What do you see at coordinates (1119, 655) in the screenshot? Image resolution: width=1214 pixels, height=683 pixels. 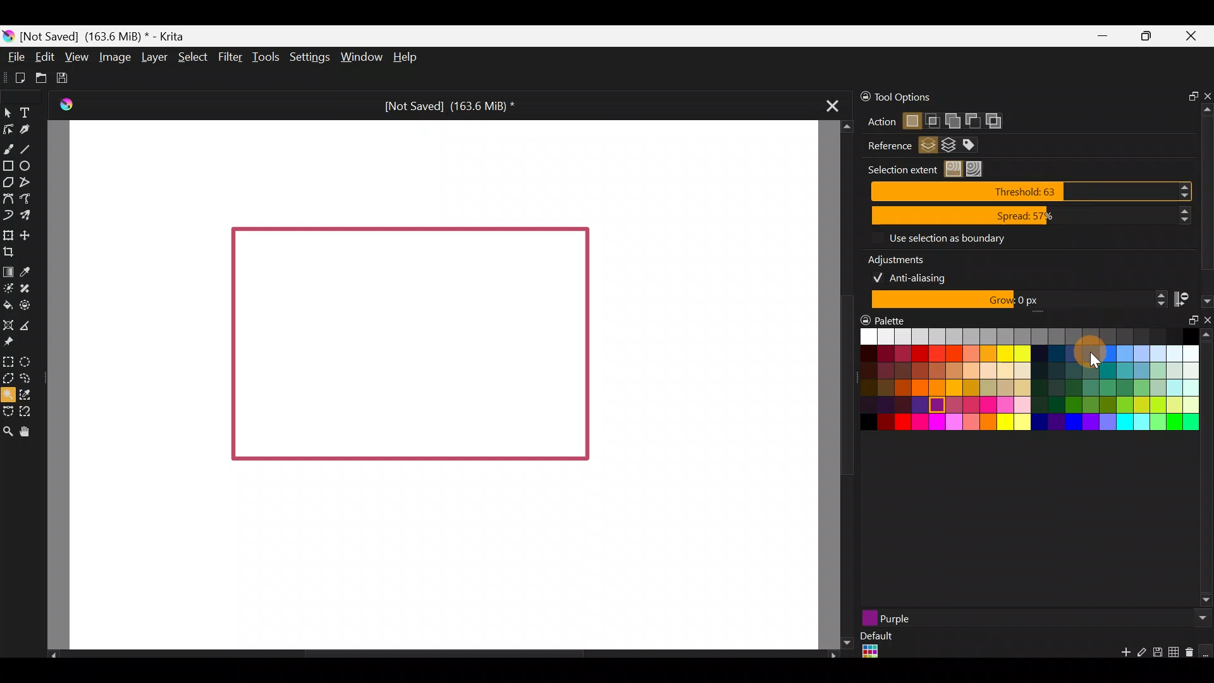 I see `Add a new colour swatch` at bounding box center [1119, 655].